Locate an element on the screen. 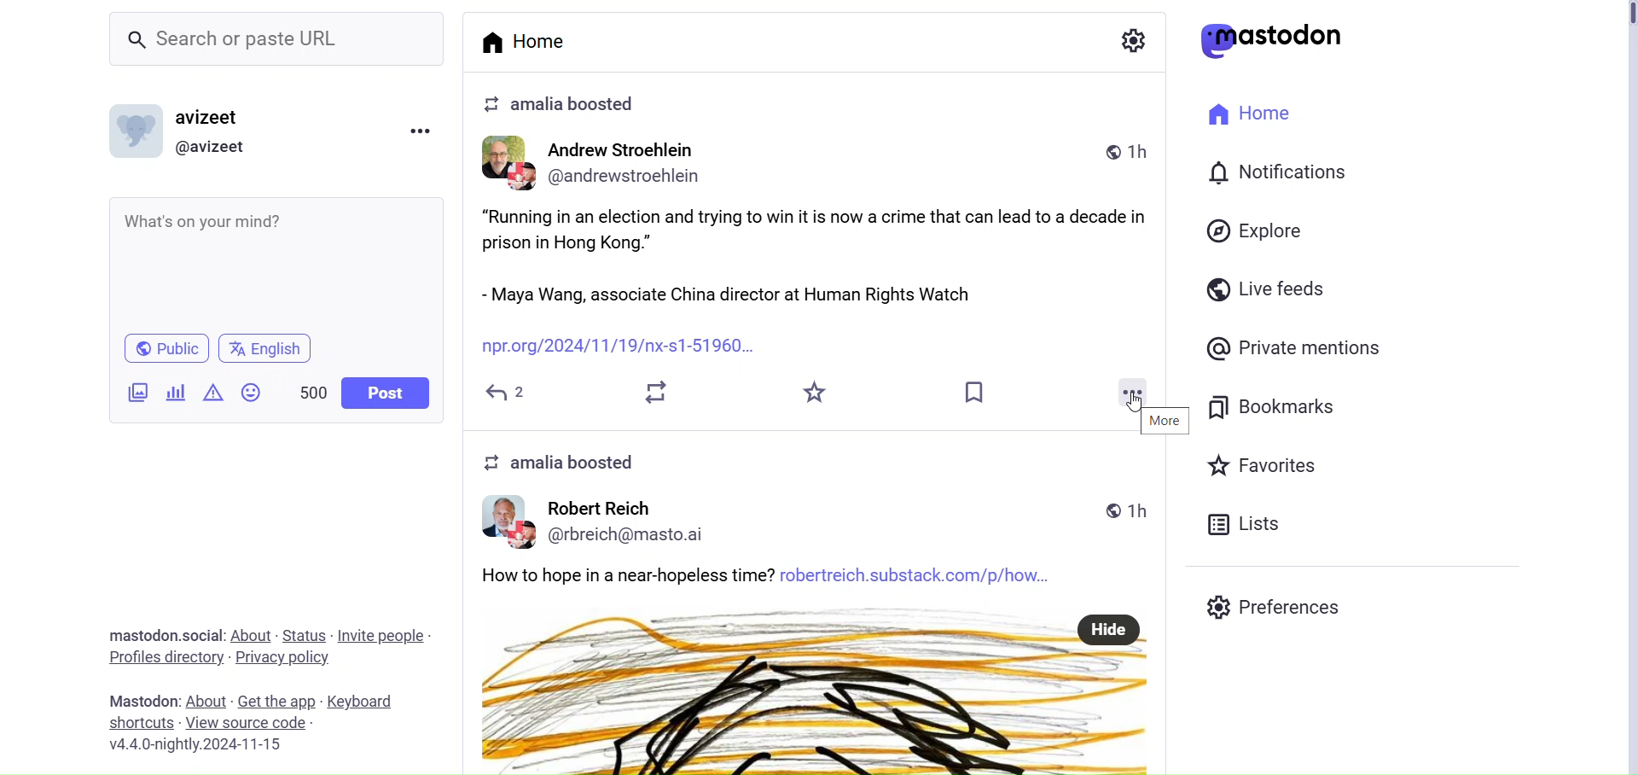 The image size is (1638, 775). Content Warning is located at coordinates (213, 392).